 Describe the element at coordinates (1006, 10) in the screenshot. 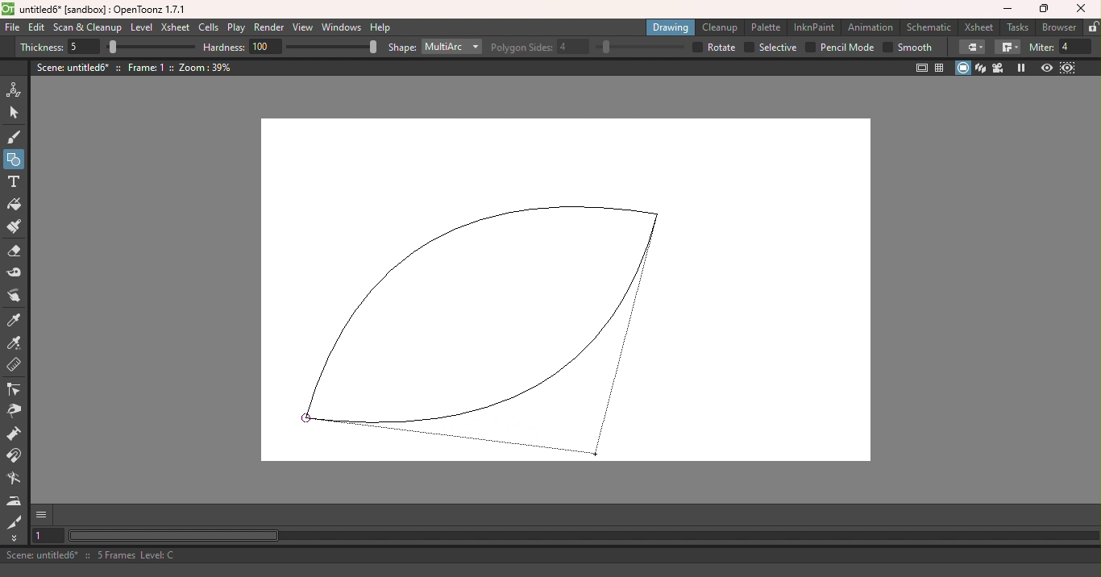

I see `Minimize` at that location.